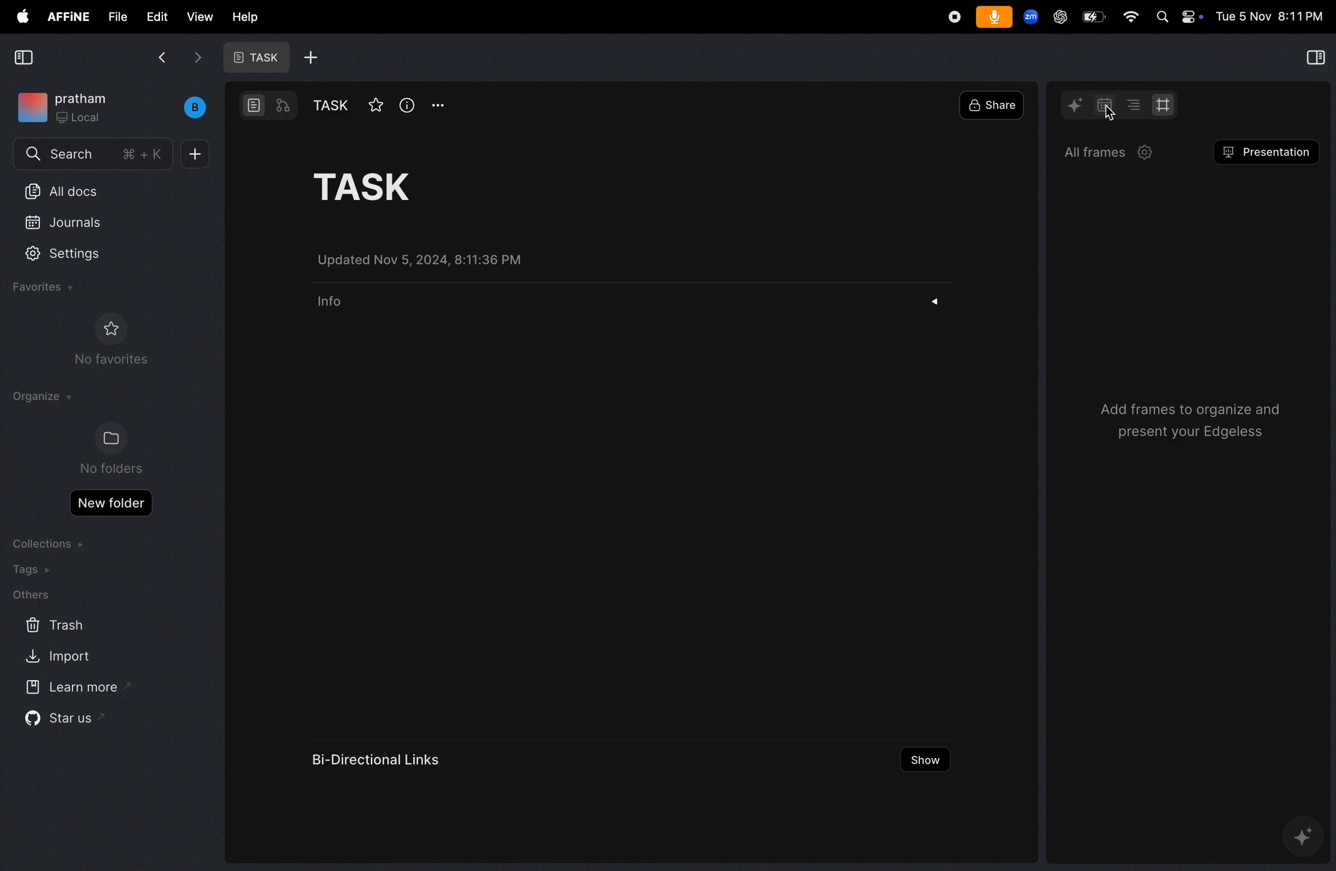 Image resolution: width=1336 pixels, height=871 pixels. I want to click on back, so click(162, 56).